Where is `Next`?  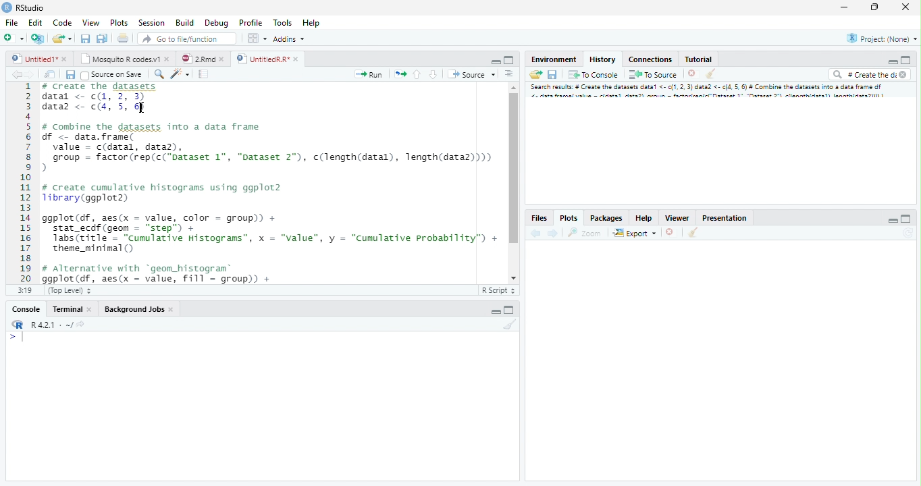 Next is located at coordinates (552, 234).